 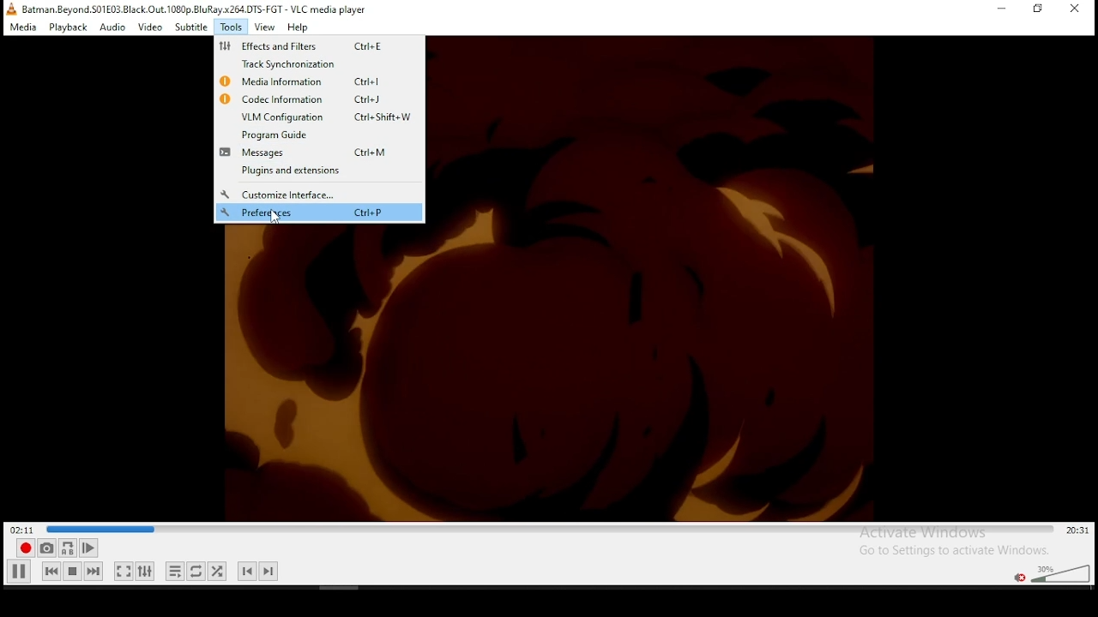 I want to click on previous chapter, so click(x=246, y=572).